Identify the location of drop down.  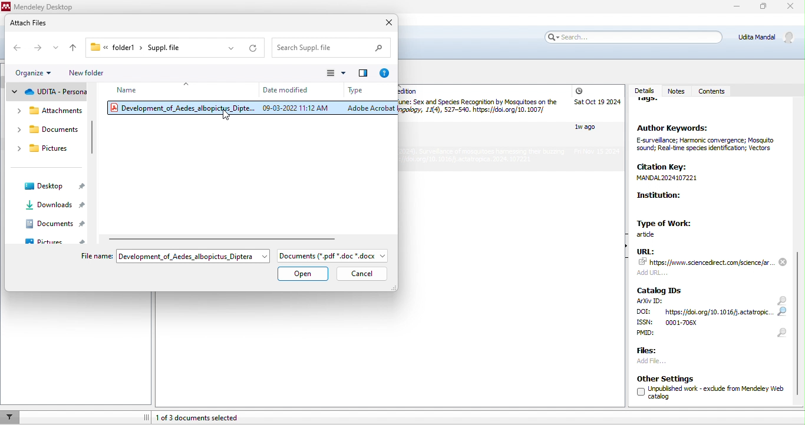
(54, 47).